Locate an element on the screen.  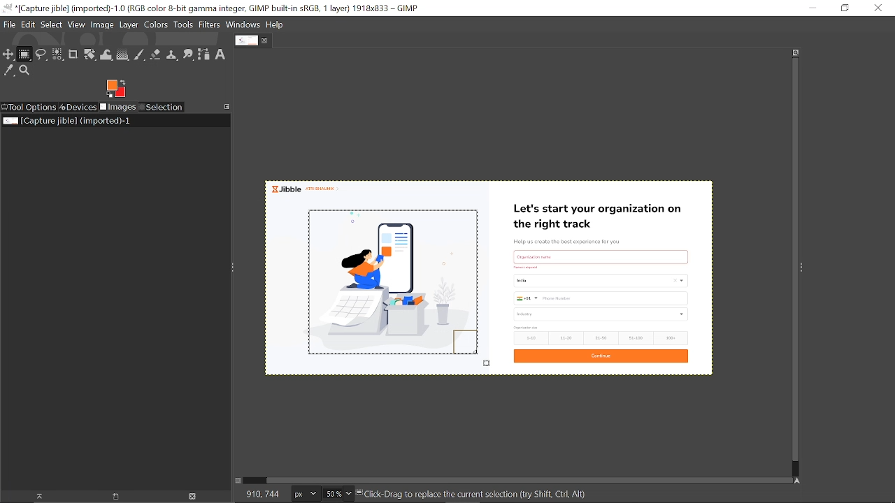
Select is located at coordinates (52, 24).